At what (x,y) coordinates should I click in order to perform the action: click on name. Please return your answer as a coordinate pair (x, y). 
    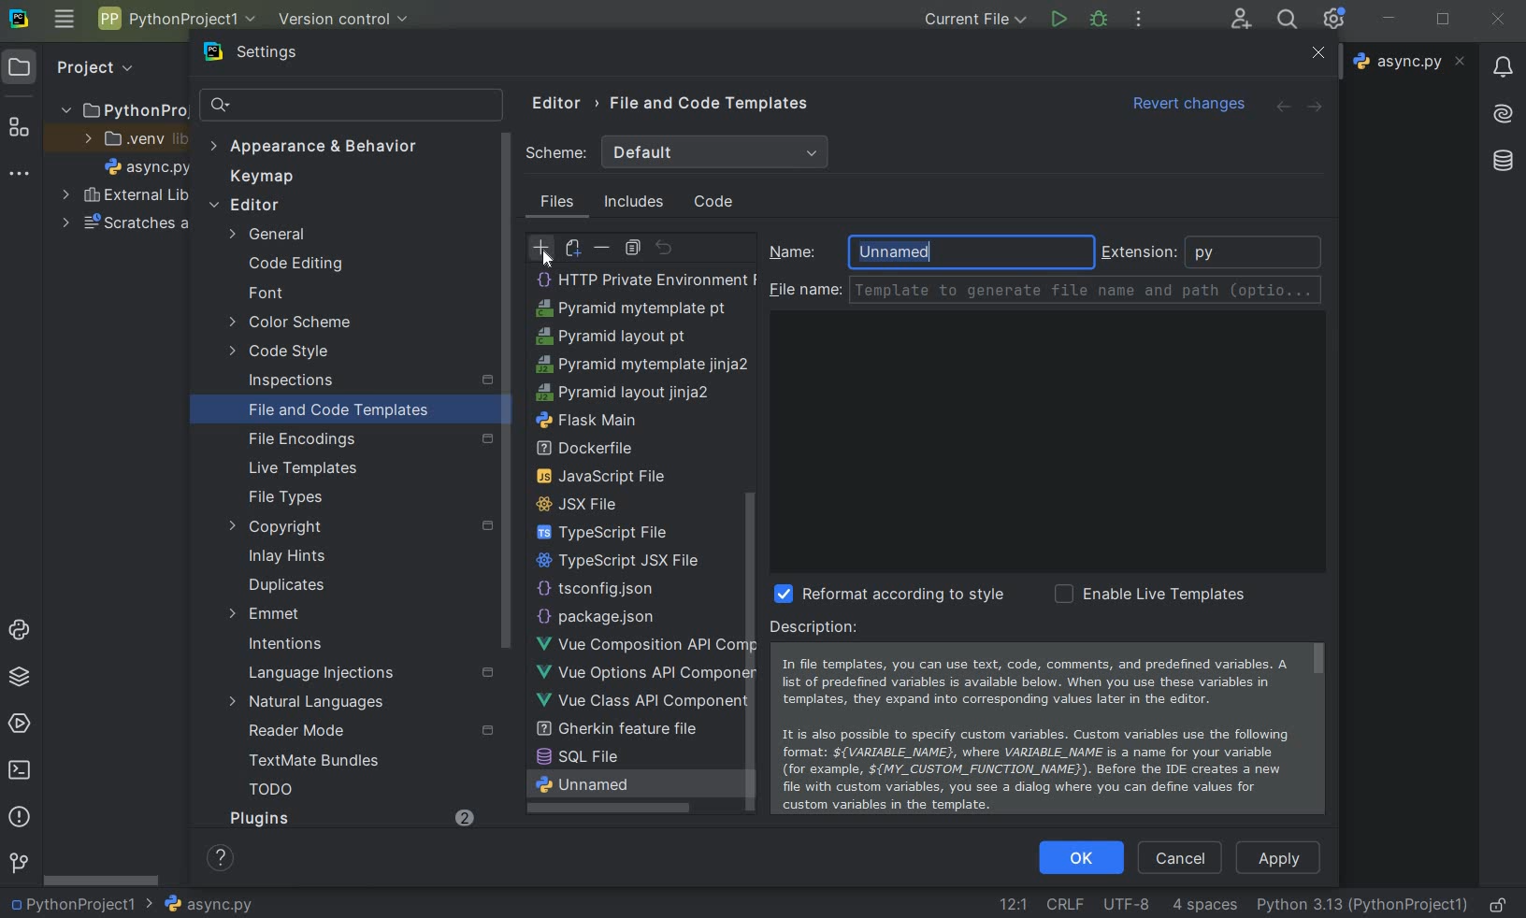
    Looking at the image, I should click on (796, 252).